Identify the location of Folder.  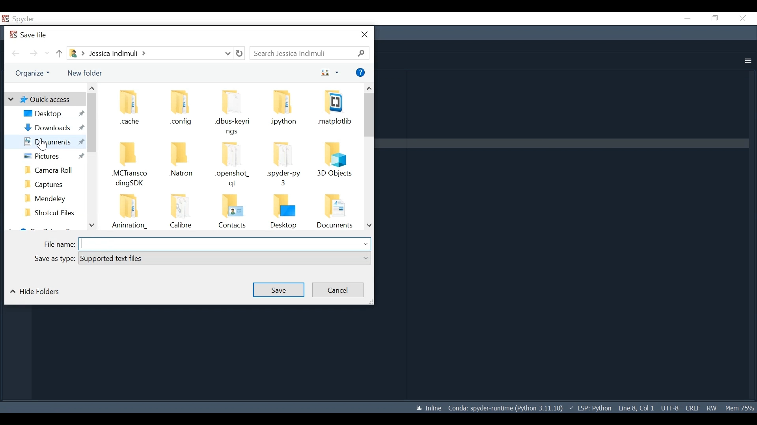
(179, 212).